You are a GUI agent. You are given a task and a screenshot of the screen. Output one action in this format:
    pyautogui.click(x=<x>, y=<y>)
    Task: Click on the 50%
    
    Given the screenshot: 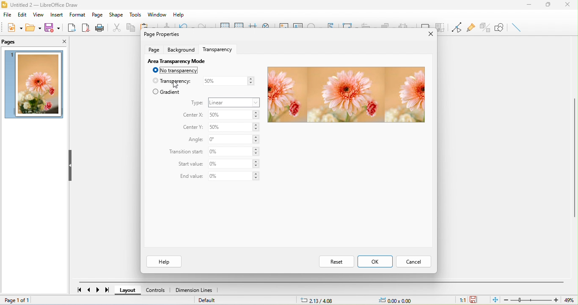 What is the action you would take?
    pyautogui.click(x=234, y=128)
    